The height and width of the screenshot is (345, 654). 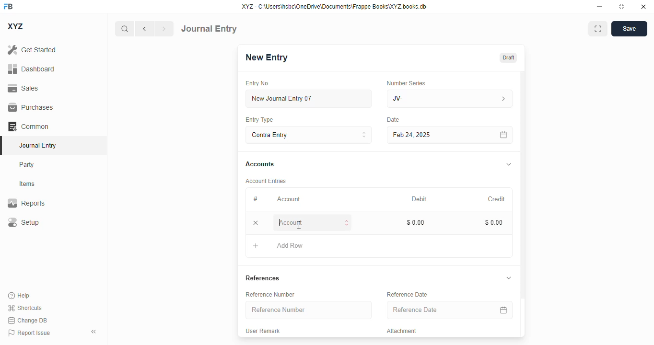 I want to click on maximise window, so click(x=598, y=29).